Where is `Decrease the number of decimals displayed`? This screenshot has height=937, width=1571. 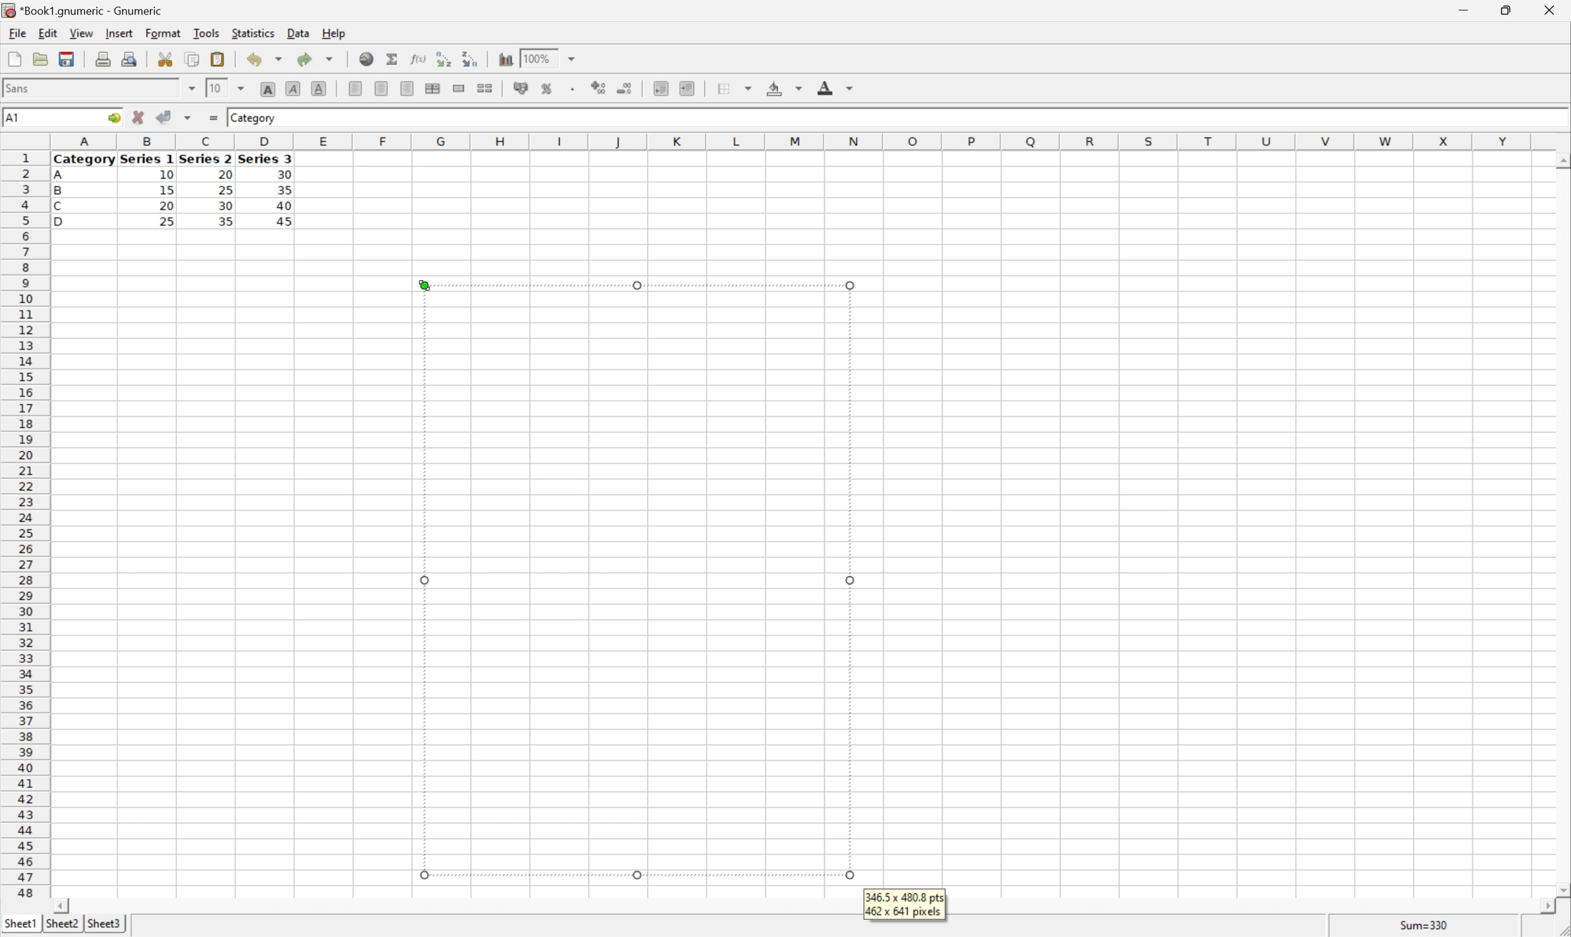
Decrease the number of decimals displayed is located at coordinates (623, 87).